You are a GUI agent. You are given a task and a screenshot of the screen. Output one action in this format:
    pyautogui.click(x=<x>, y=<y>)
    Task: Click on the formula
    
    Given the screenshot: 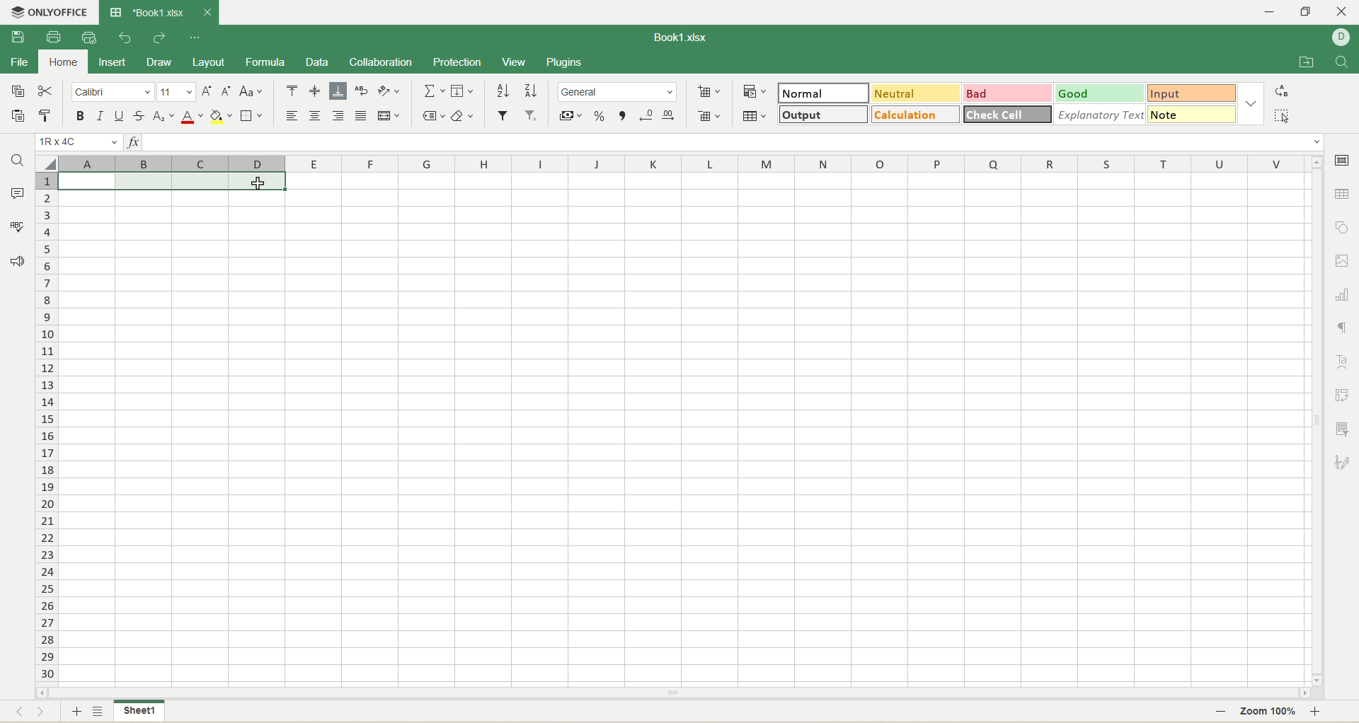 What is the action you would take?
    pyautogui.click(x=265, y=62)
    